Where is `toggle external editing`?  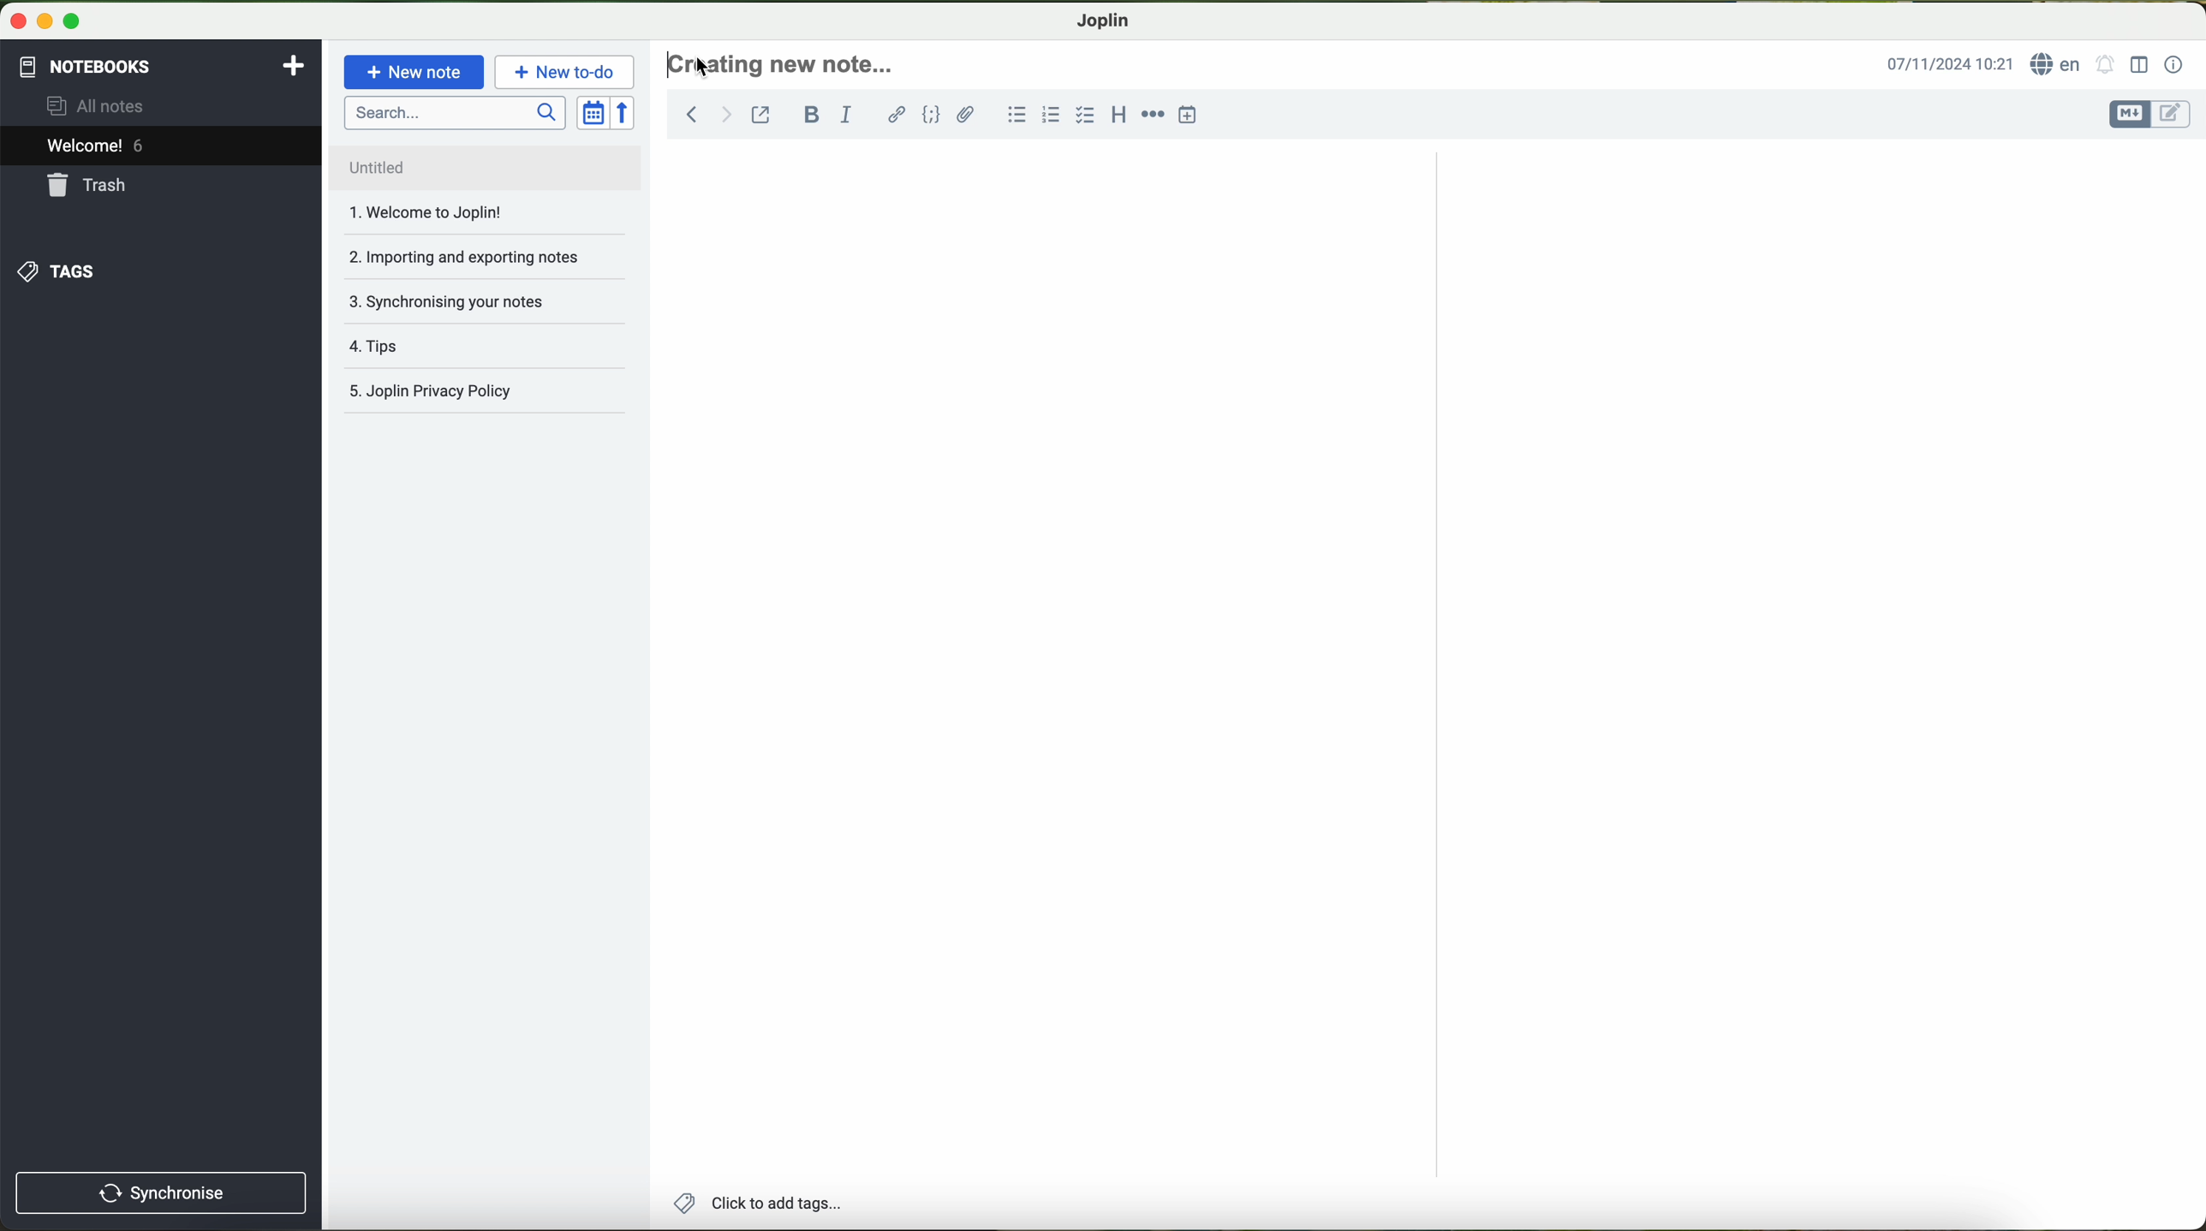
toggle external editing is located at coordinates (760, 114).